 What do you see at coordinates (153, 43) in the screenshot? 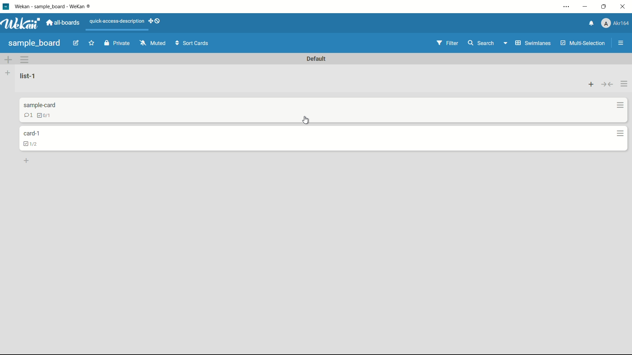
I see `muted` at bounding box center [153, 43].